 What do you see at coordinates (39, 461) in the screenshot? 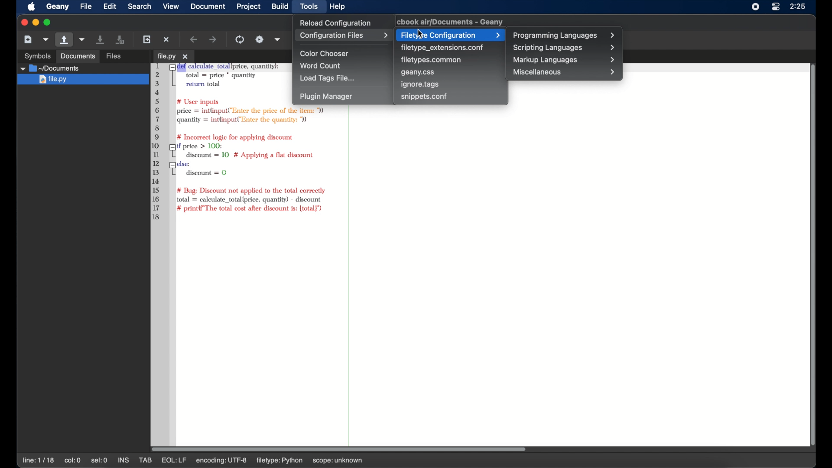
I see `line: 17/18` at bounding box center [39, 461].